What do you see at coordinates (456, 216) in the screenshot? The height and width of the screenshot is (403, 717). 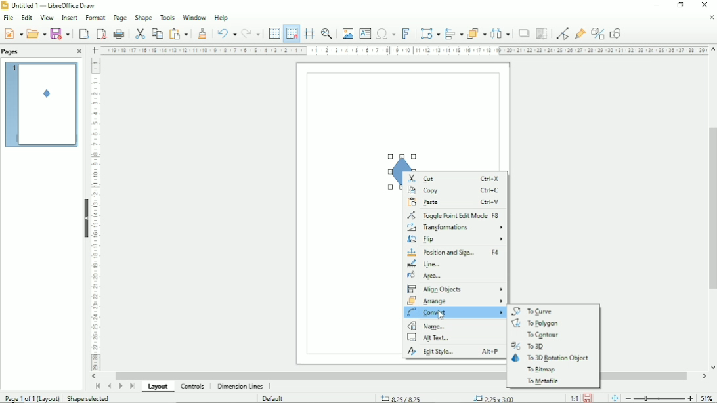 I see `Toggle point edit mode` at bounding box center [456, 216].